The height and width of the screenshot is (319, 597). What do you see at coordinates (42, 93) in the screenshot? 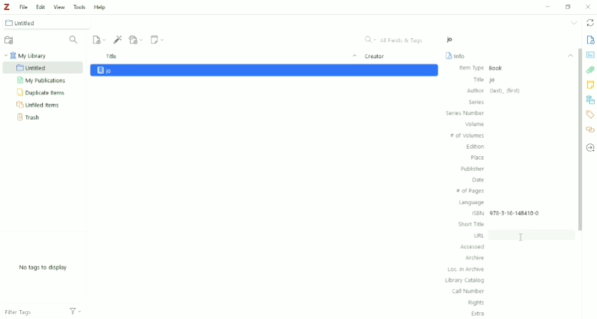
I see `Duplicate Items` at bounding box center [42, 93].